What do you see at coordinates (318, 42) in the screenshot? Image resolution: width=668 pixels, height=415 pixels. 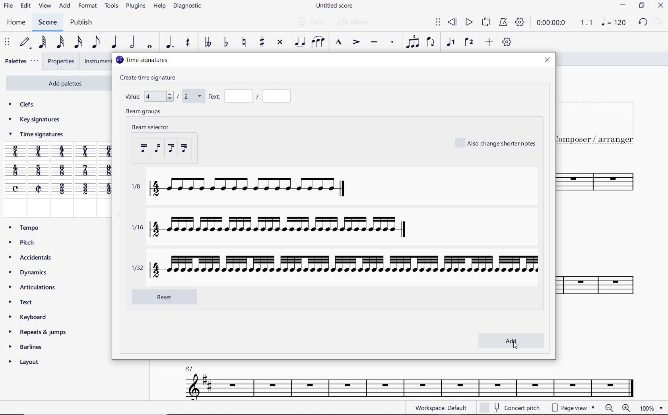 I see `SLUR` at bounding box center [318, 42].